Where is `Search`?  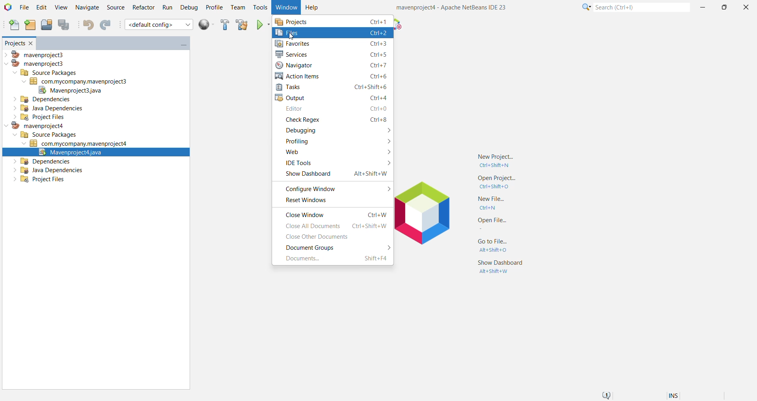
Search is located at coordinates (641, 8).